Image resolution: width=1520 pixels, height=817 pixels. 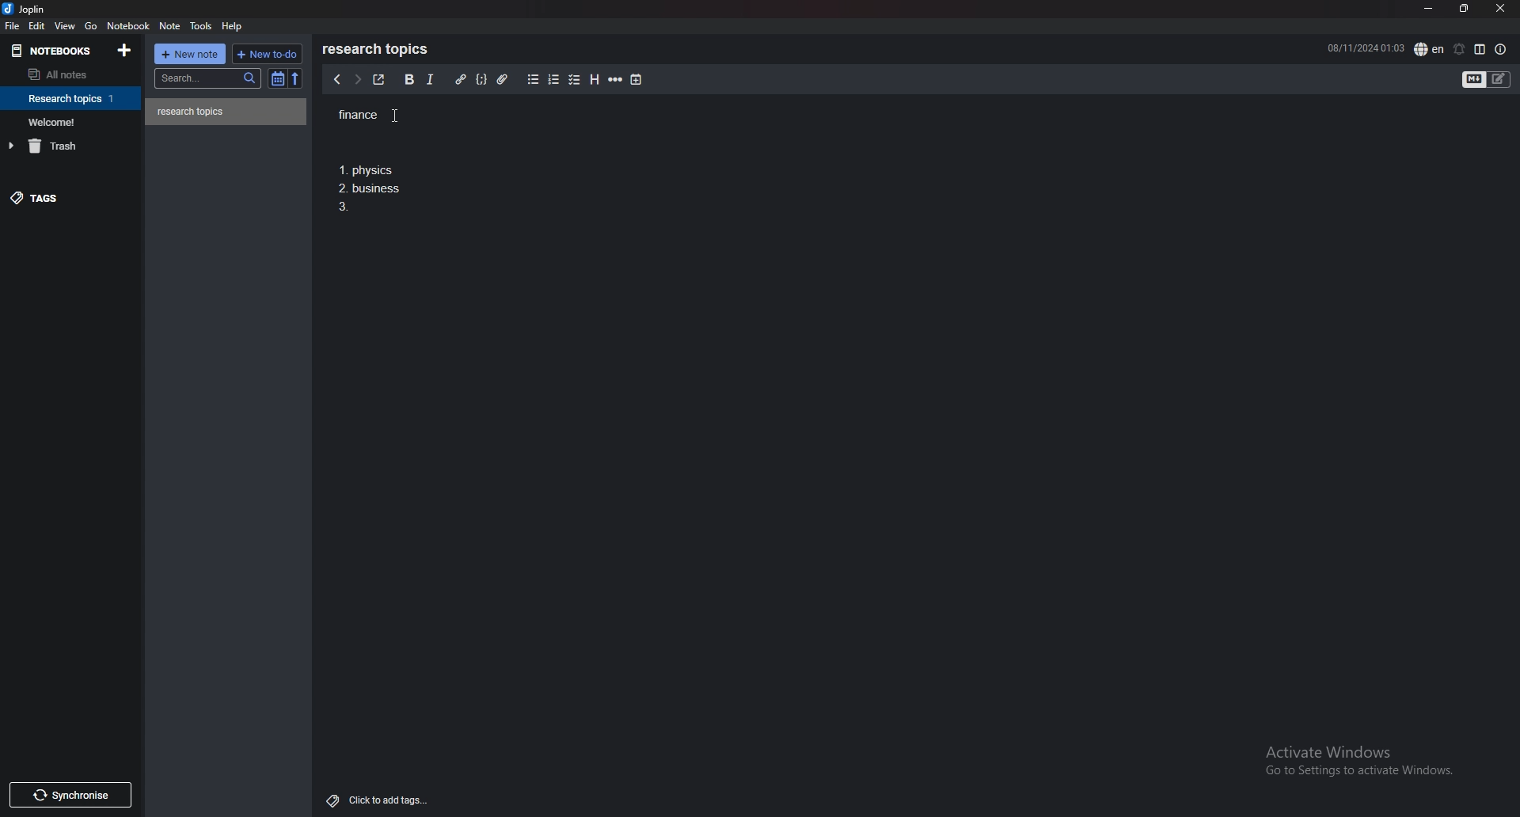 I want to click on tools, so click(x=201, y=26).